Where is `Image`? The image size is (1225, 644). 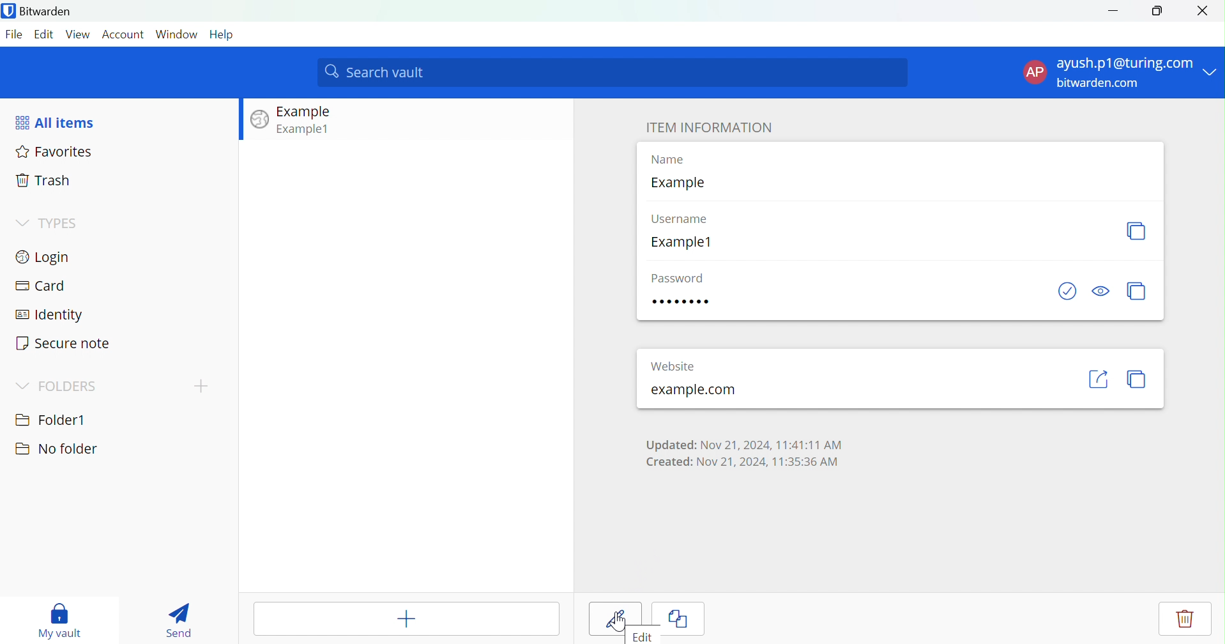
Image is located at coordinates (260, 120).